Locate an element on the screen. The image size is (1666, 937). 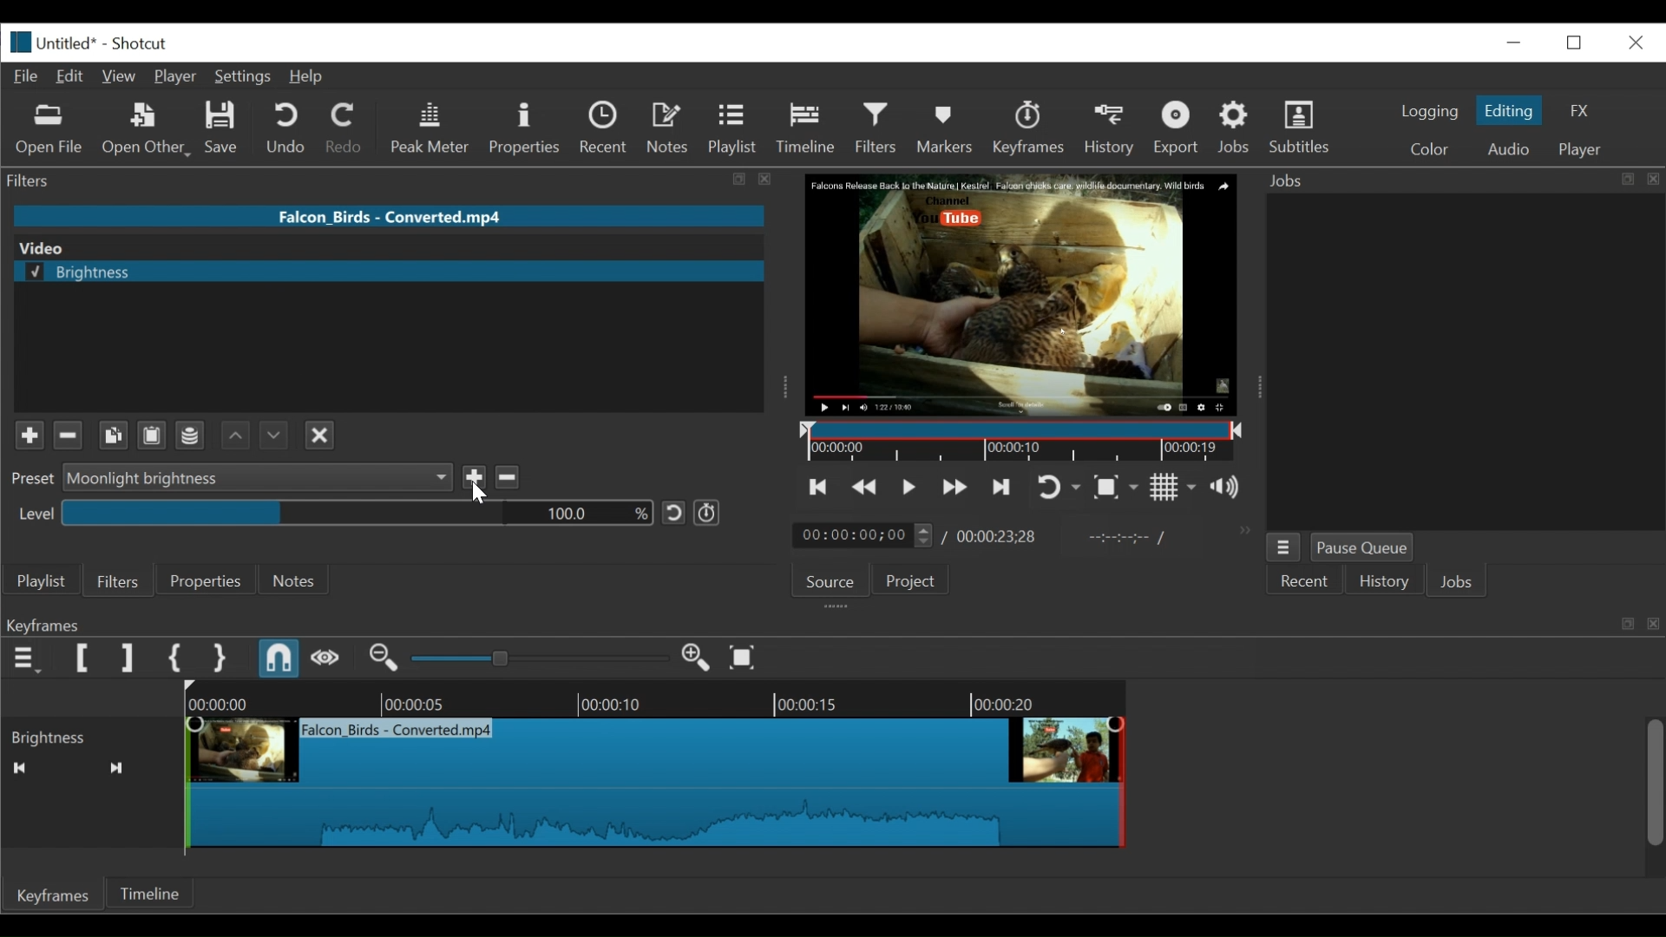
Export is located at coordinates (1177, 128).